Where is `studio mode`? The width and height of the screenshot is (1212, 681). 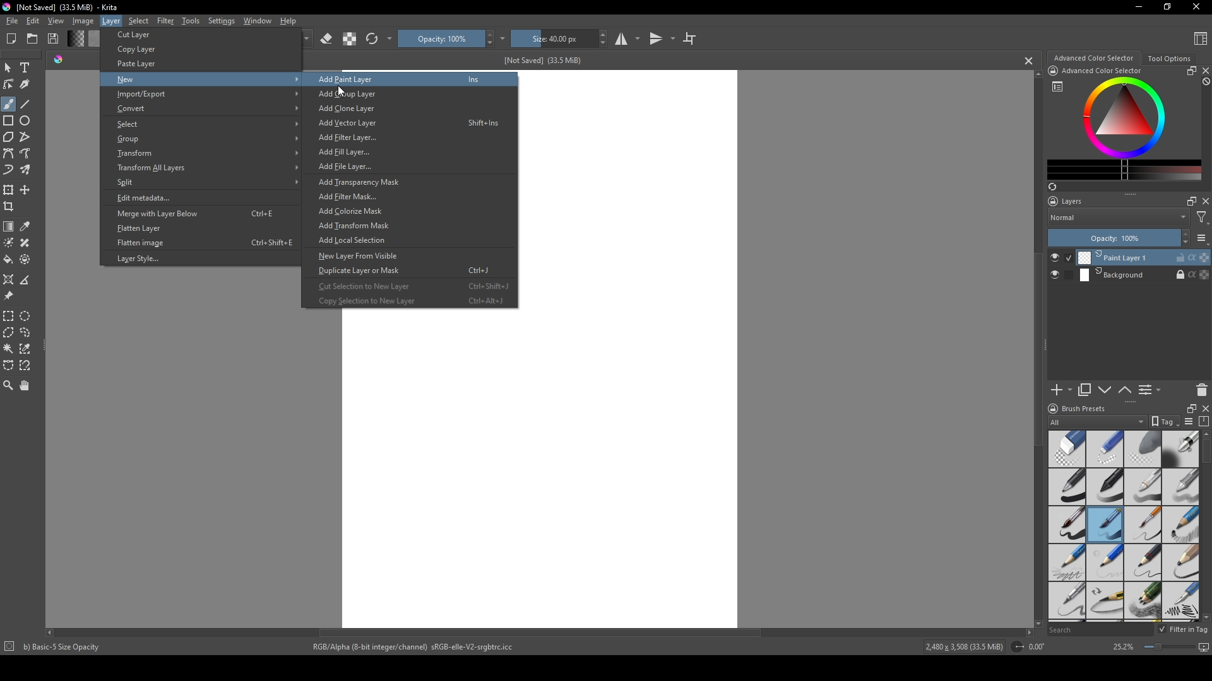 studio mode is located at coordinates (627, 38).